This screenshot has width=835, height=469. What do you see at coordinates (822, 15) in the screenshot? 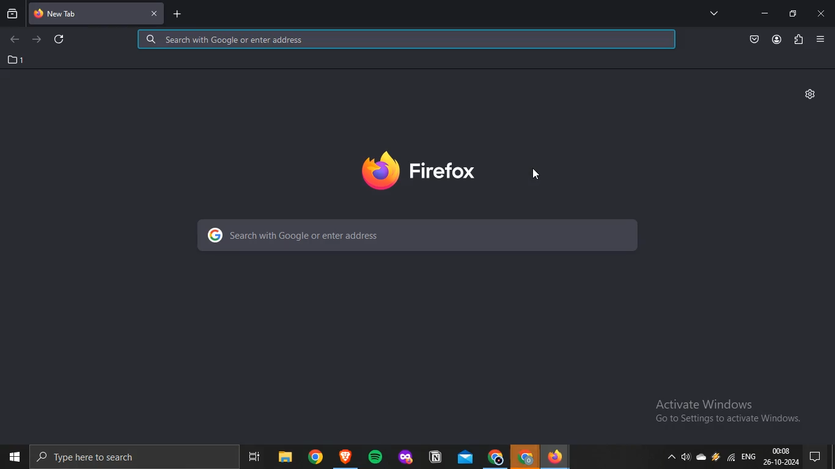
I see `close` at bounding box center [822, 15].